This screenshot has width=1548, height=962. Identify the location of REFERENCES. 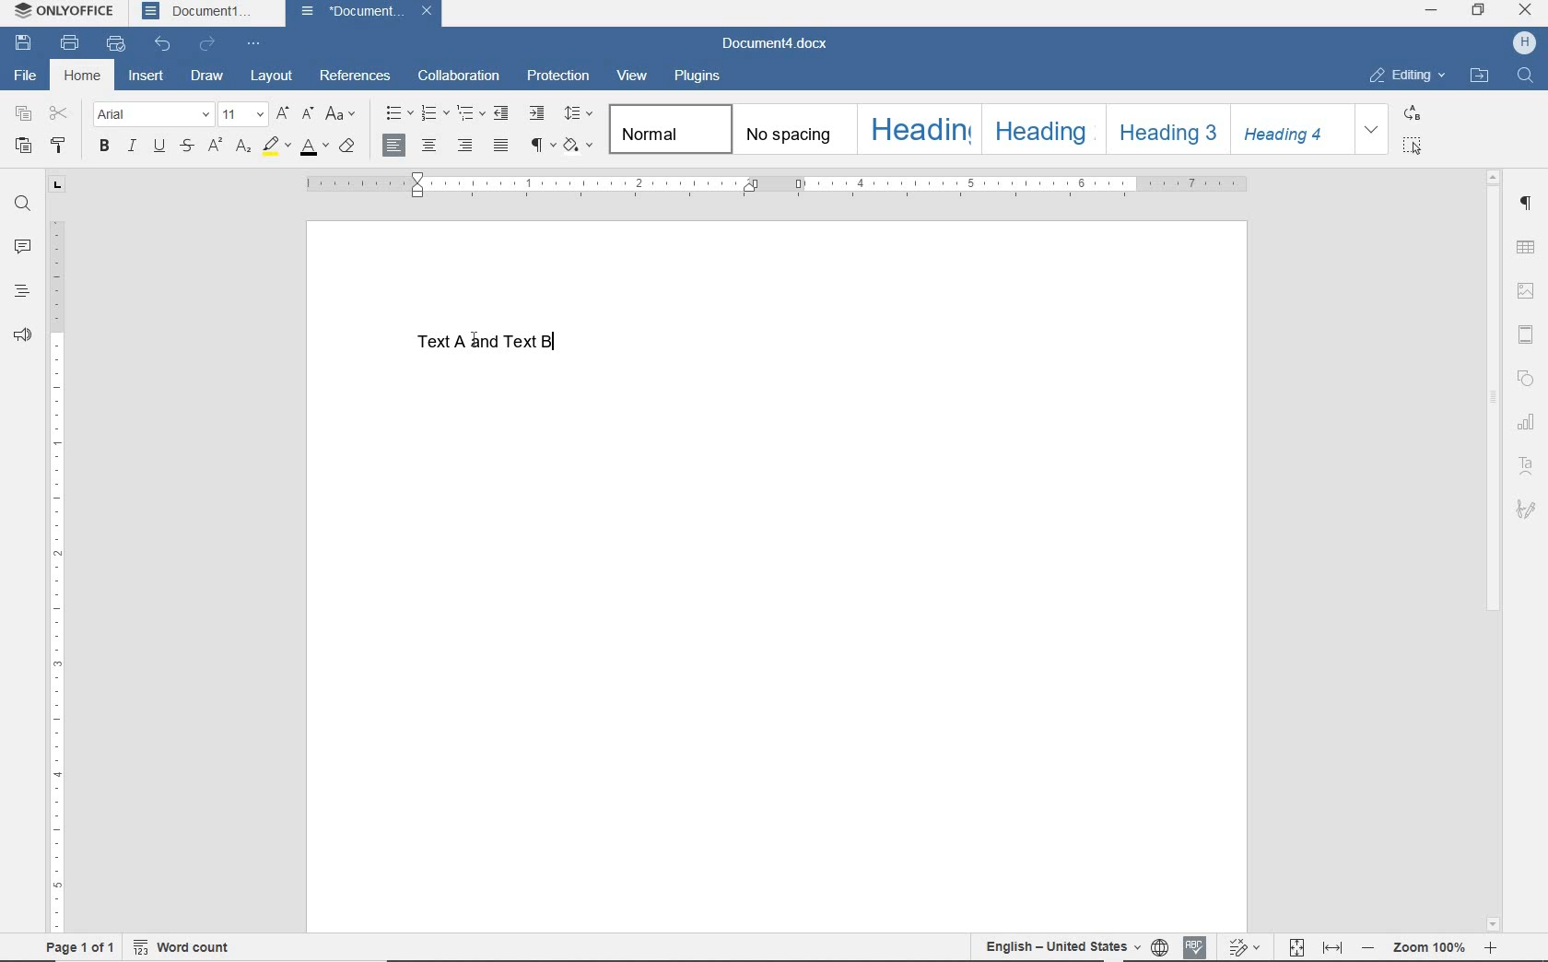
(356, 77).